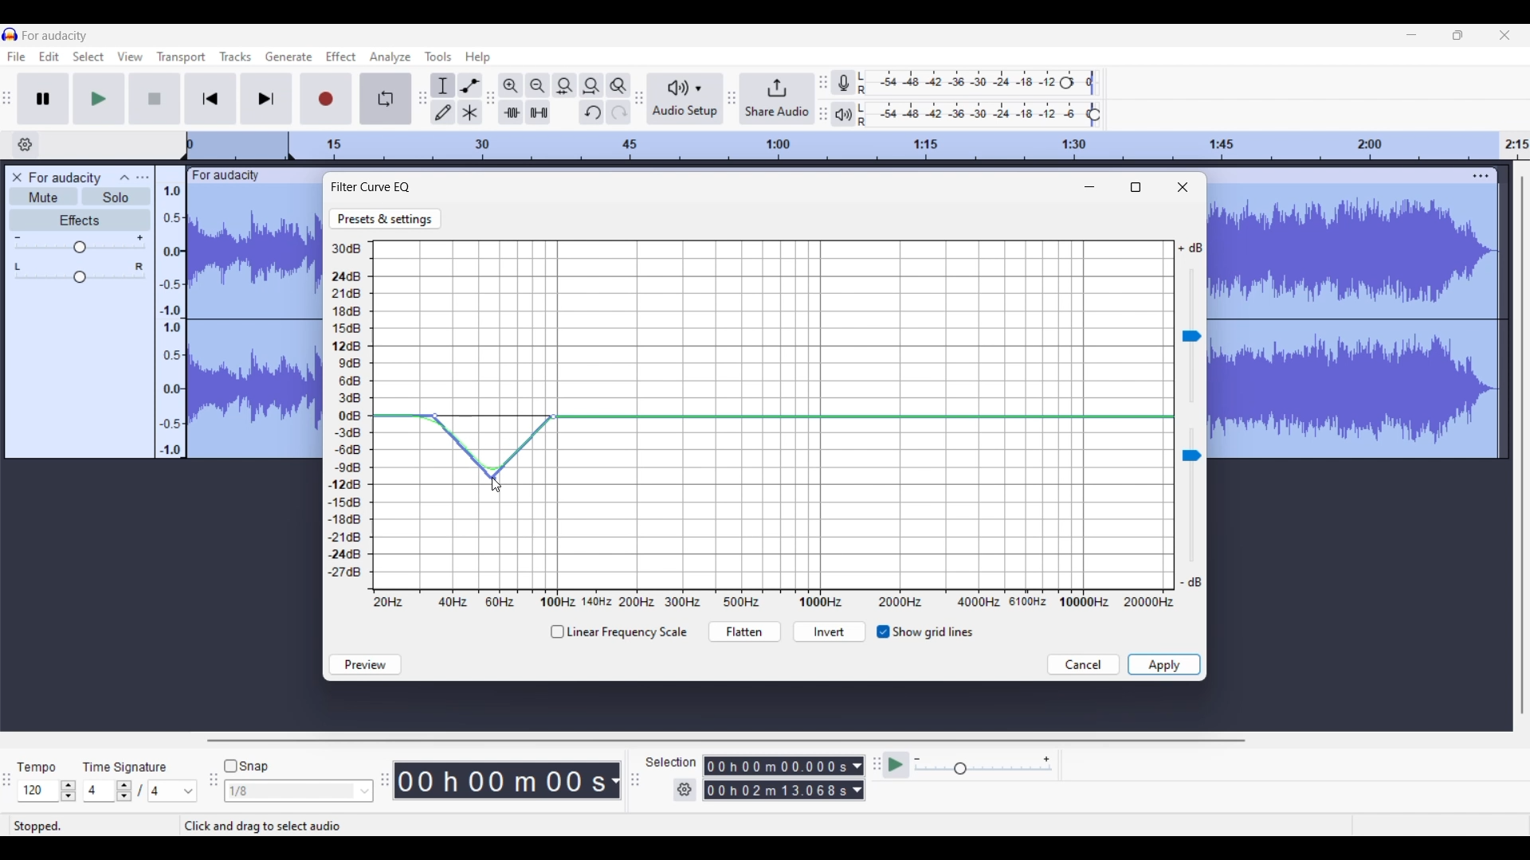 The width and height of the screenshot is (1530, 860). What do you see at coordinates (139, 267) in the screenshot?
I see `Pan right` at bounding box center [139, 267].